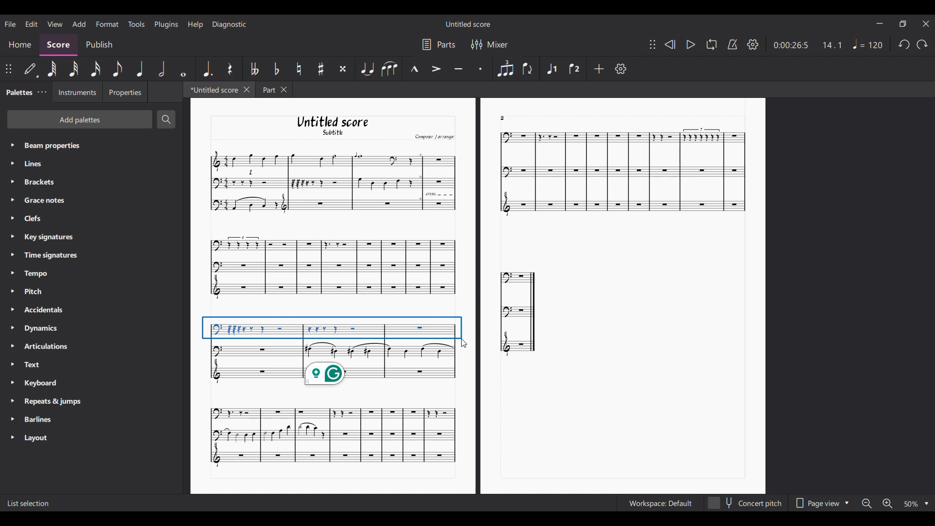  What do you see at coordinates (732, 44) in the screenshot?
I see `Metronome` at bounding box center [732, 44].